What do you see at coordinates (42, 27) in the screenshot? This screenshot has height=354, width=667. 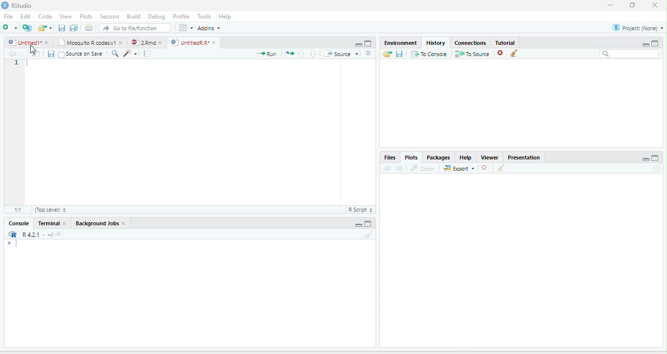 I see `Open an existing file` at bounding box center [42, 27].